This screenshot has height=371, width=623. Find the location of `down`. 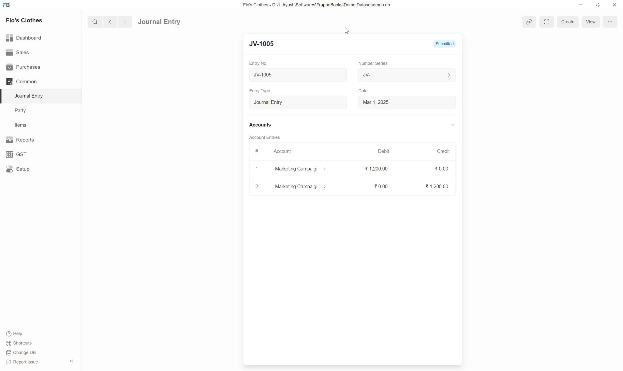

down is located at coordinates (452, 125).